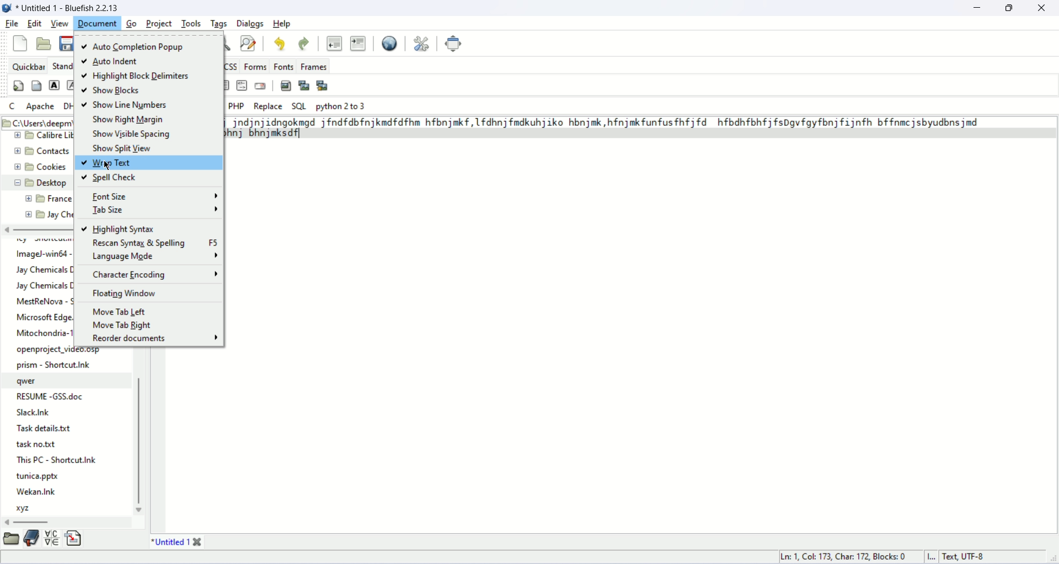 The image size is (1059, 564). What do you see at coordinates (141, 444) in the screenshot?
I see `vertical scroll bar` at bounding box center [141, 444].